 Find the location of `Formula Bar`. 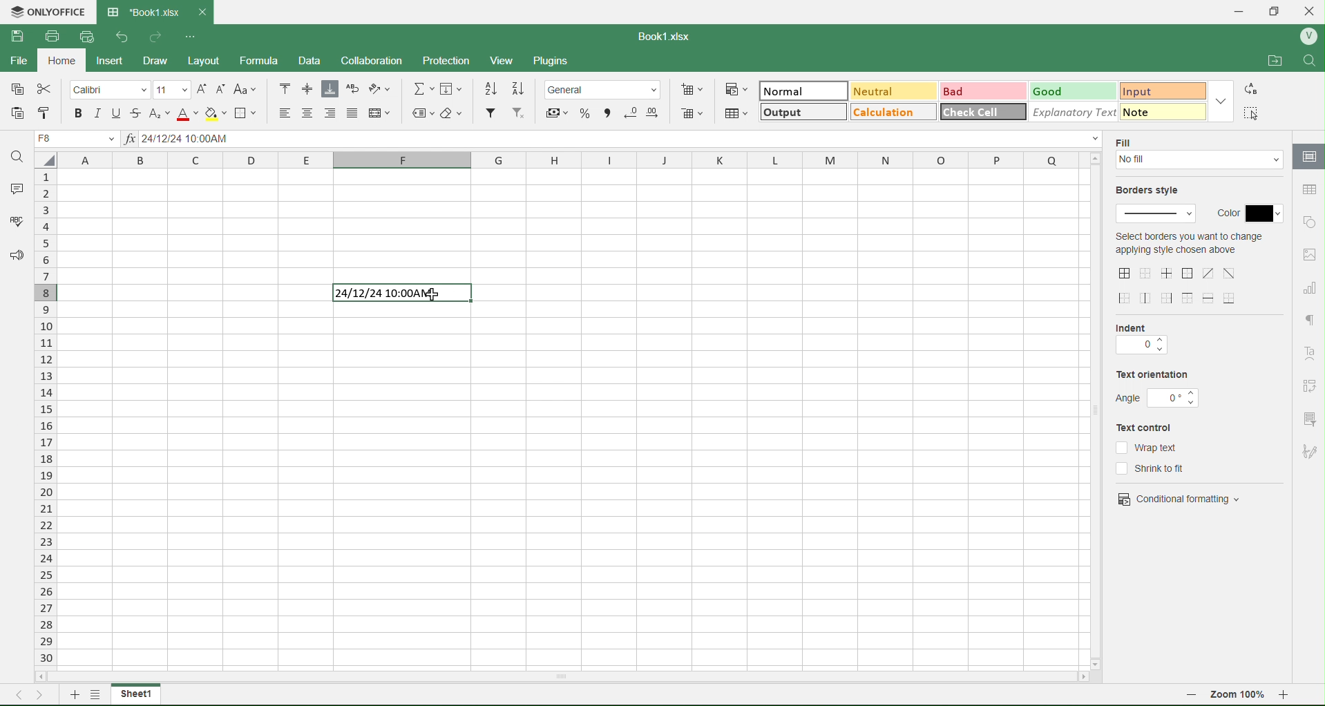

Formula Bar is located at coordinates (614, 140).